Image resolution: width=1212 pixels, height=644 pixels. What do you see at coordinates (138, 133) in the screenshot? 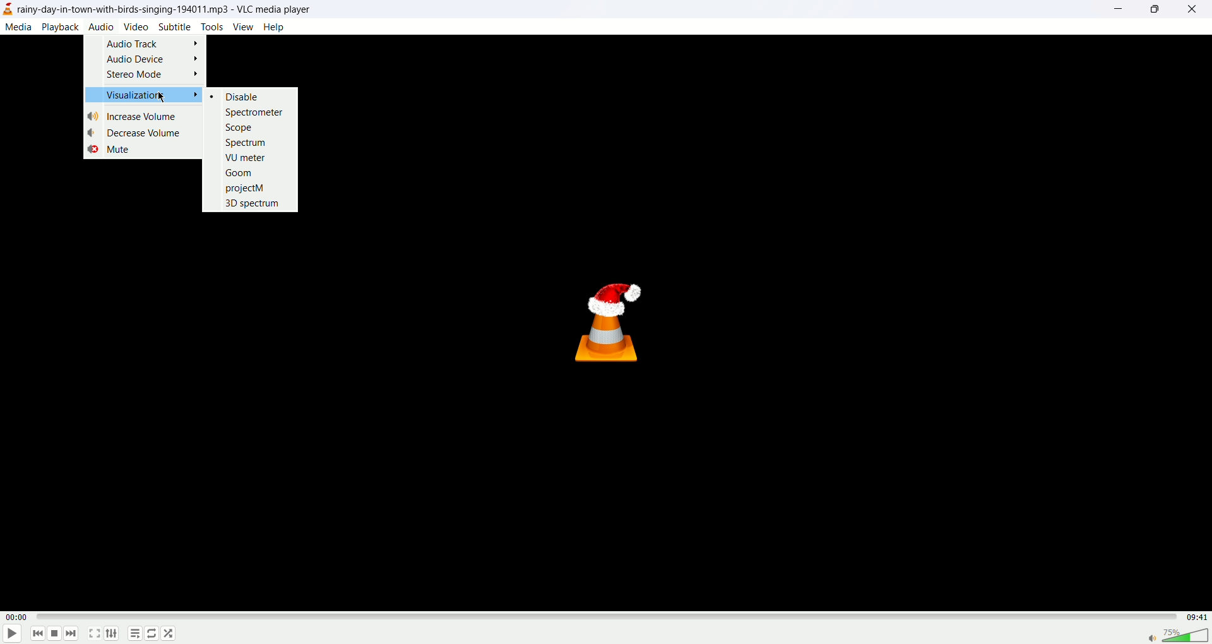
I see `decrease volume` at bounding box center [138, 133].